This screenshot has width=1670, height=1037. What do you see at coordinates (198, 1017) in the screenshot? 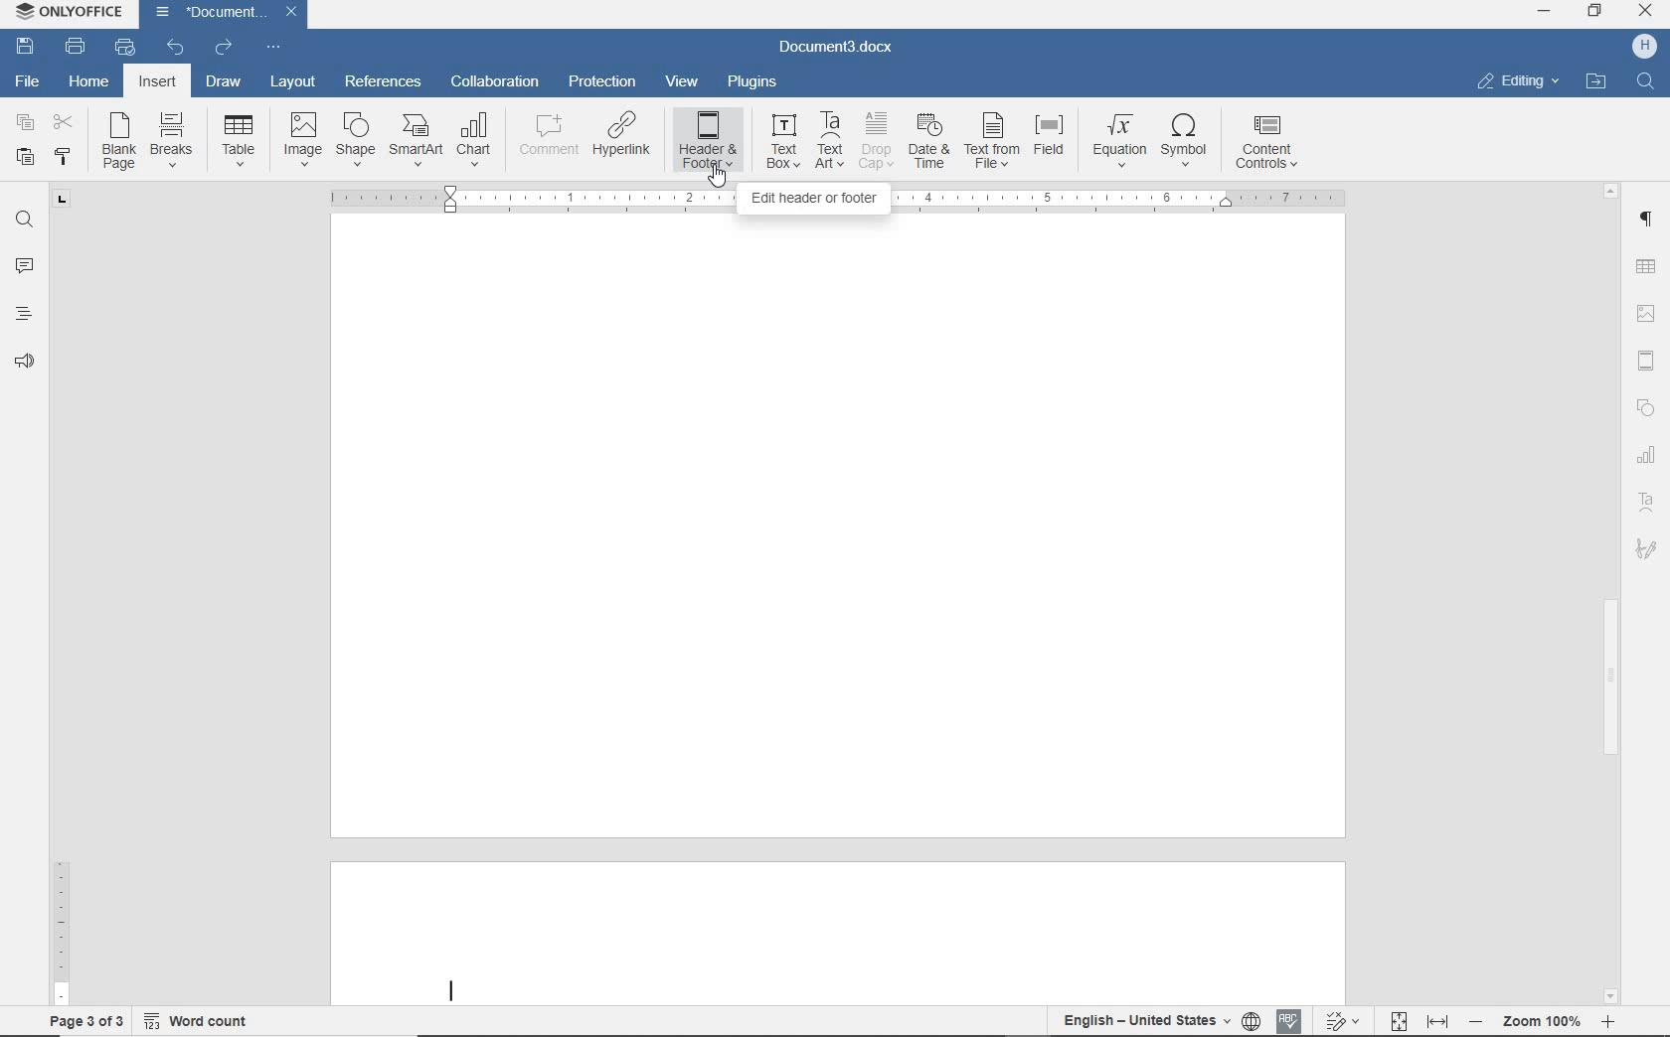
I see `Word count` at bounding box center [198, 1017].